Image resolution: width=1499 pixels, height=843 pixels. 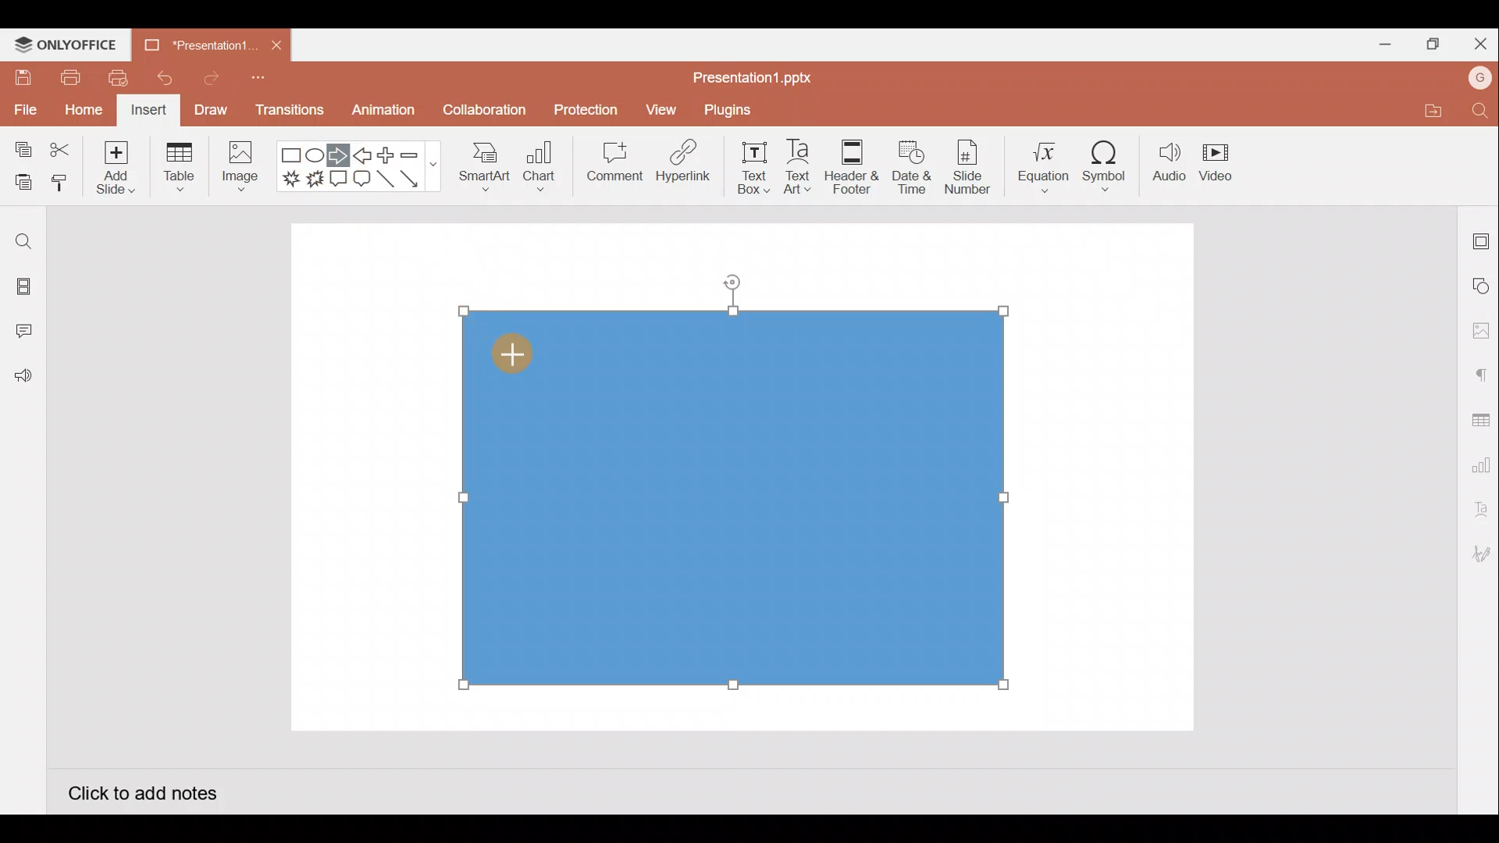 I want to click on Chart settings, so click(x=1479, y=462).